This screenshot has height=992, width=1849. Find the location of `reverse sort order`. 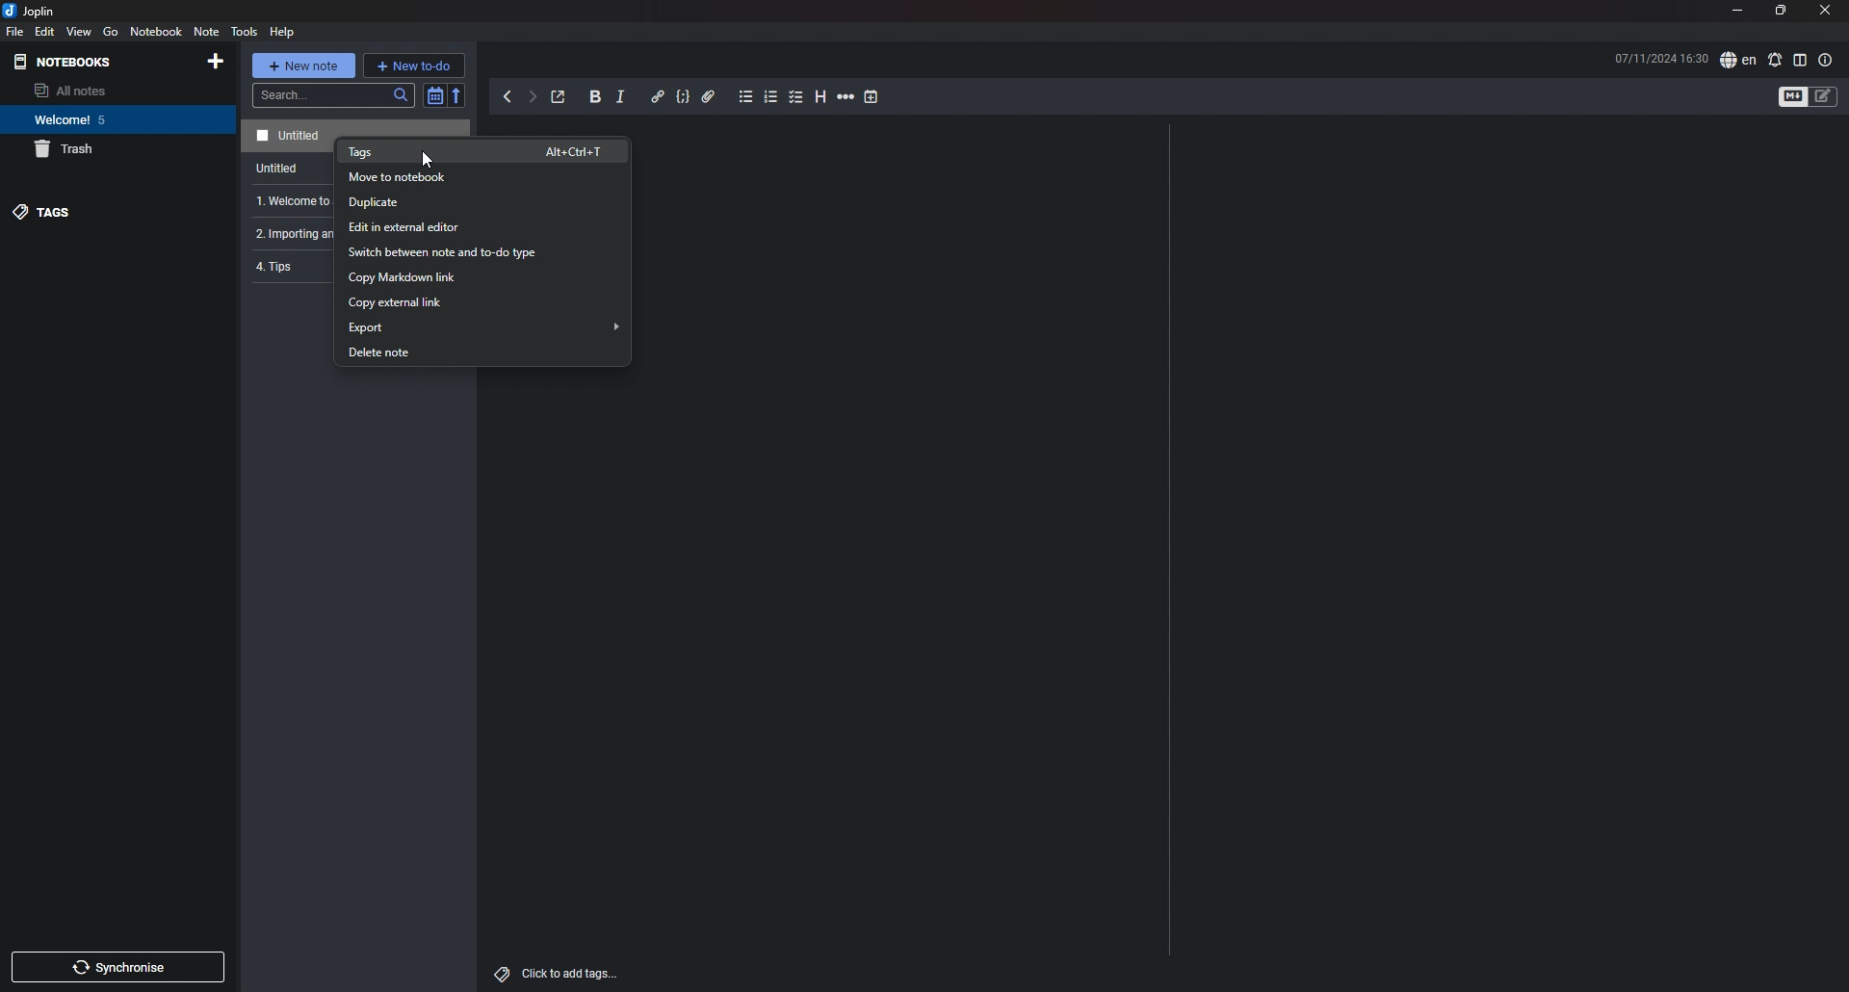

reverse sort order is located at coordinates (458, 94).